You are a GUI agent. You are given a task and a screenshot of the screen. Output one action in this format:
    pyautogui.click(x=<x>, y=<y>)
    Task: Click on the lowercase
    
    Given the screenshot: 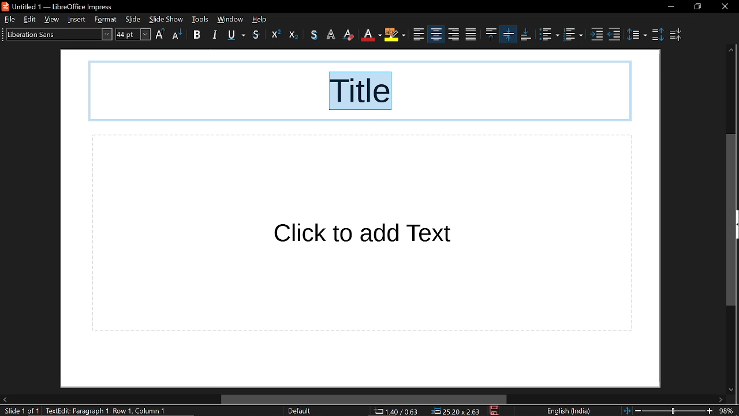 What is the action you would take?
    pyautogui.click(x=177, y=36)
    